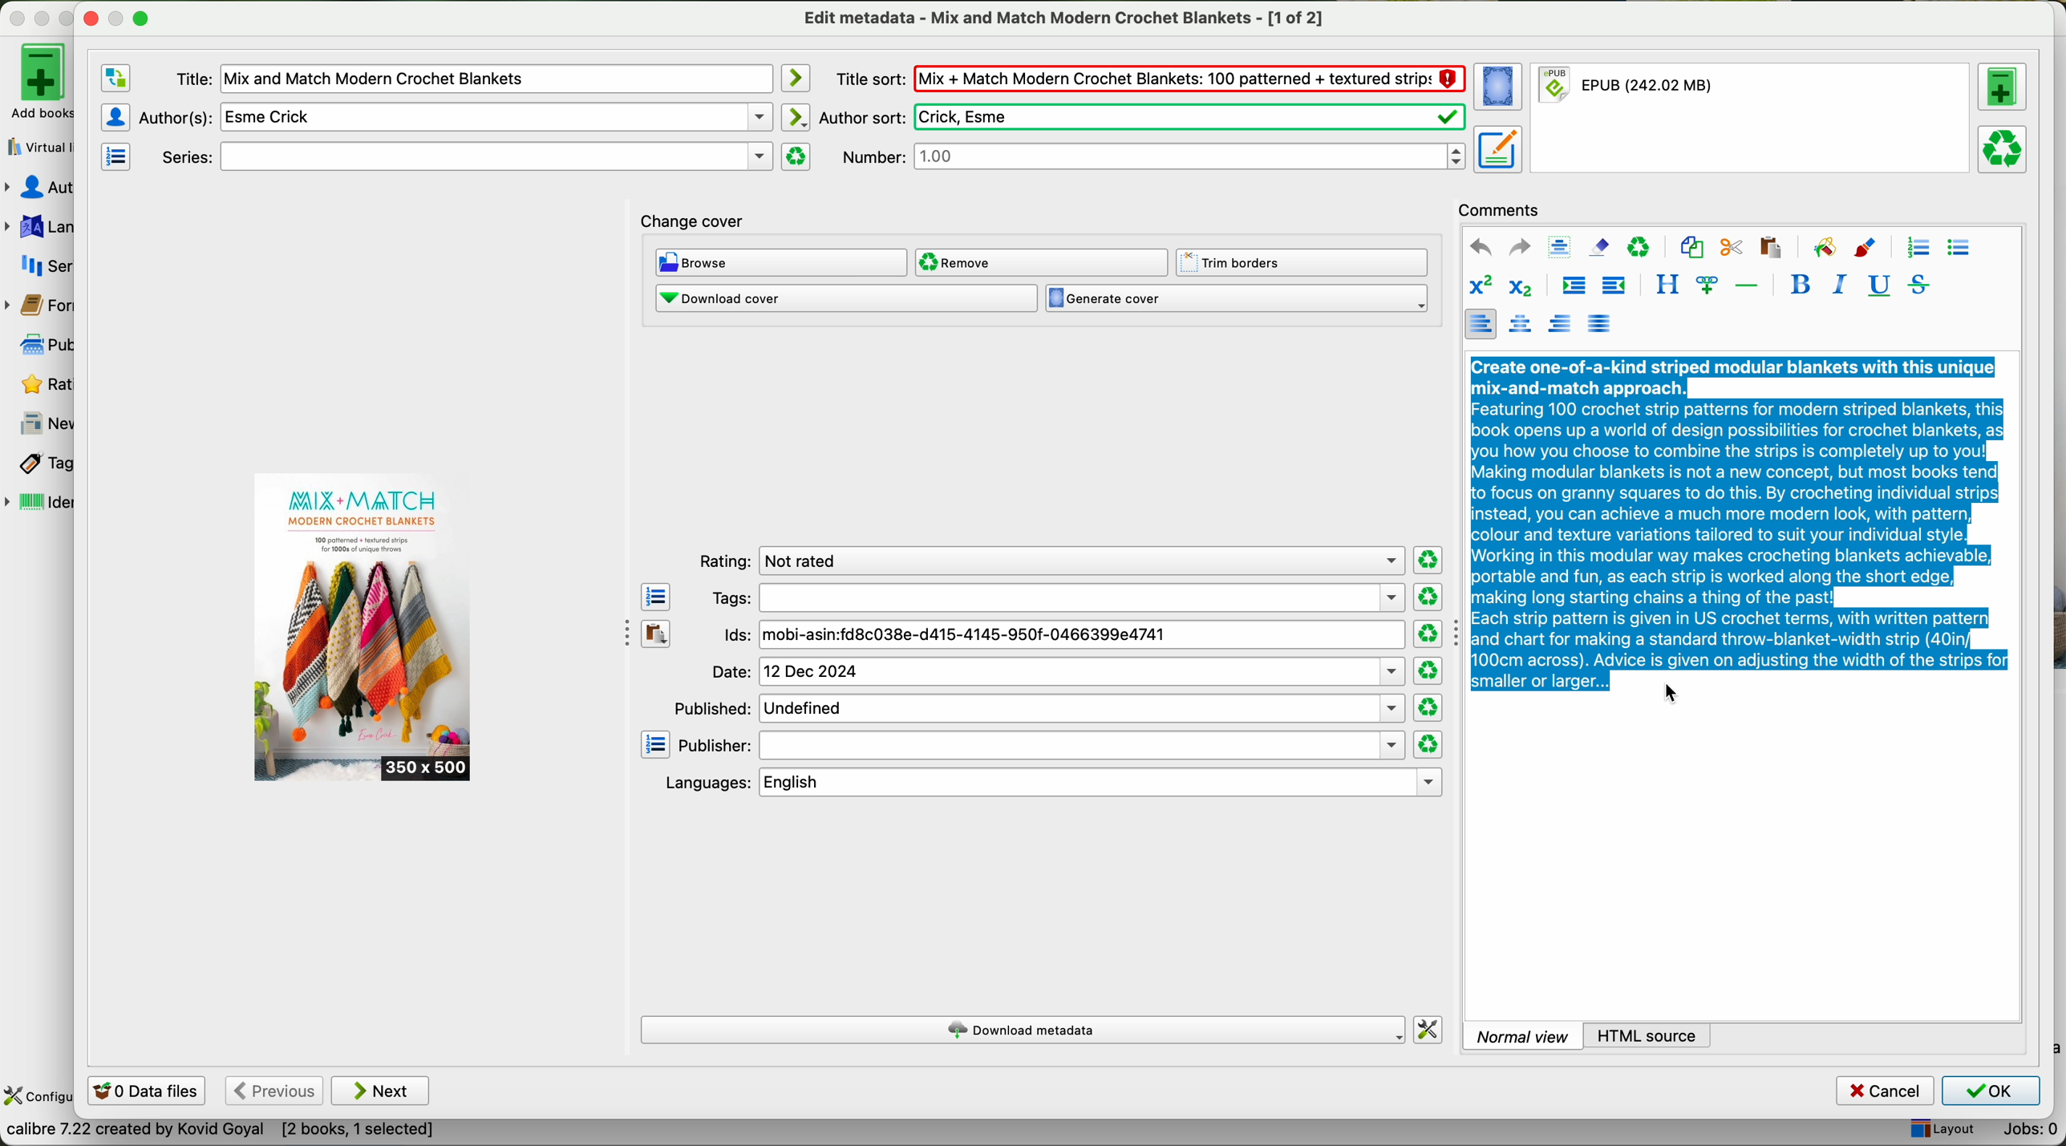  Describe the element at coordinates (472, 79) in the screenshot. I see `title` at that location.